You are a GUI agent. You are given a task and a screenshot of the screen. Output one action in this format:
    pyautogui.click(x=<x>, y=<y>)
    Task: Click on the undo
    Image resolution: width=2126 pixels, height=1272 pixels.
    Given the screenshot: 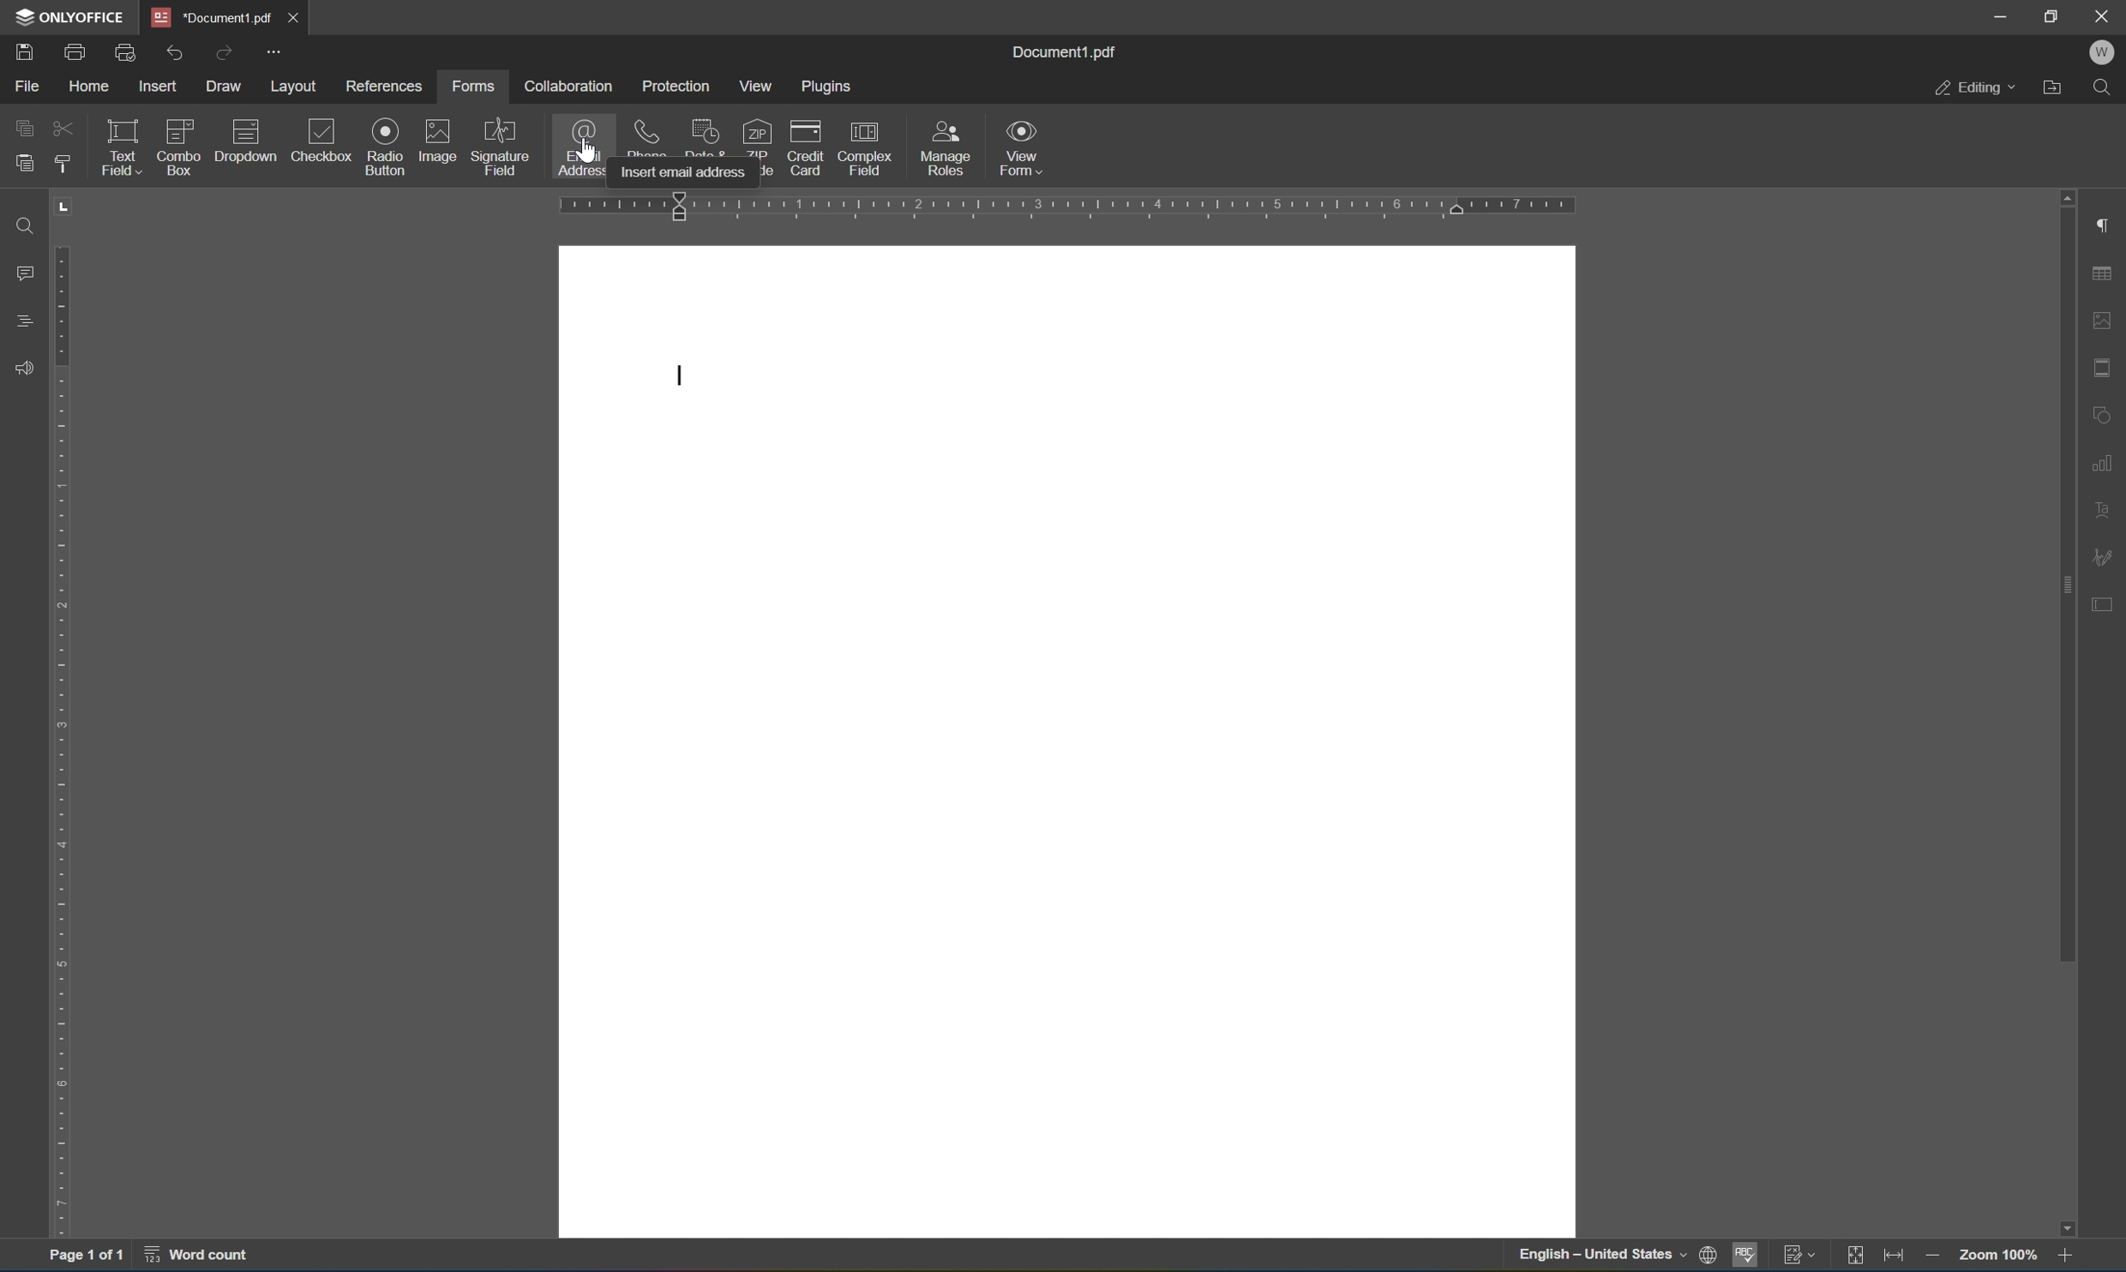 What is the action you would take?
    pyautogui.click(x=174, y=53)
    